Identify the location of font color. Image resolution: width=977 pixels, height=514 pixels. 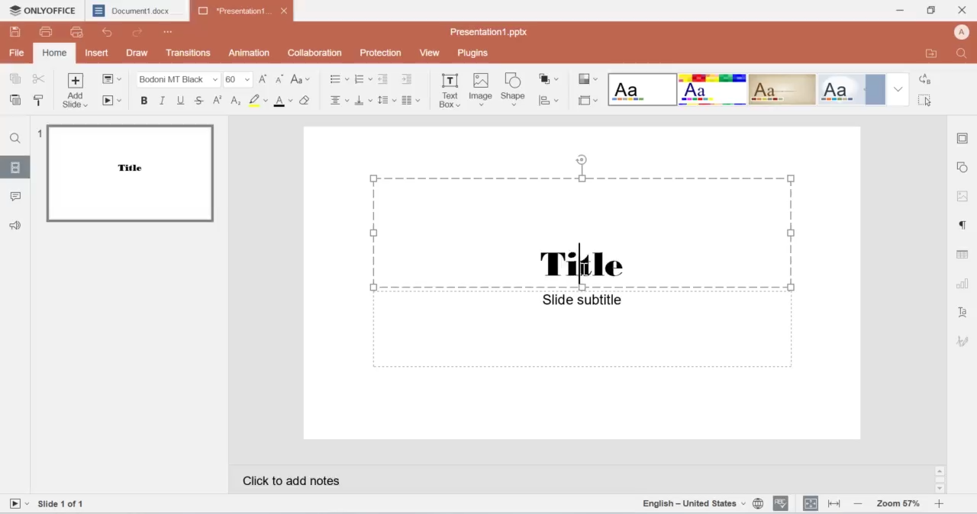
(283, 102).